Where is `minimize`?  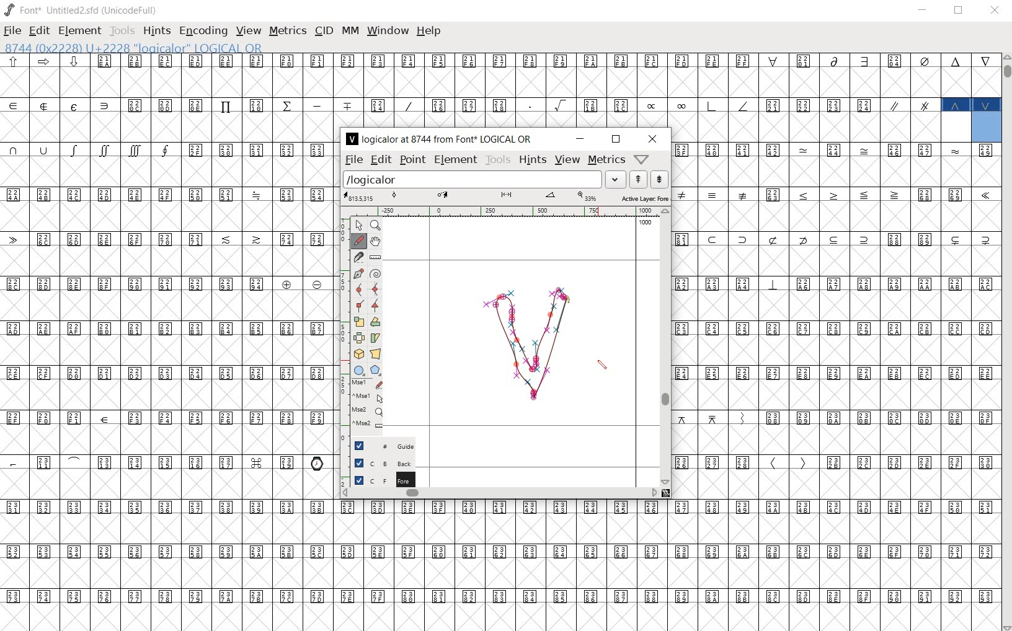 minimize is located at coordinates (581, 138).